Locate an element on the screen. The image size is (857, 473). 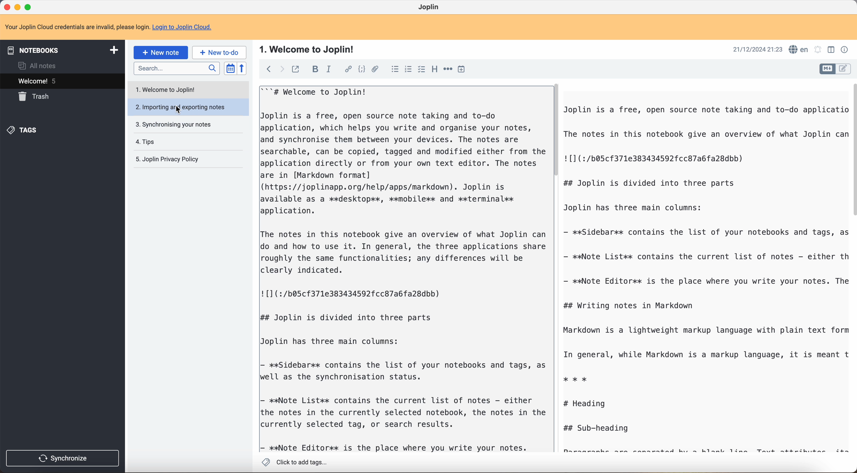
attach file is located at coordinates (375, 69).